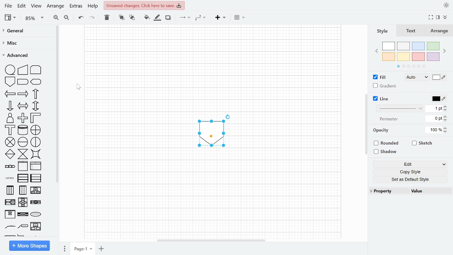  Describe the element at coordinates (64, 248) in the screenshot. I see `Pages` at that location.